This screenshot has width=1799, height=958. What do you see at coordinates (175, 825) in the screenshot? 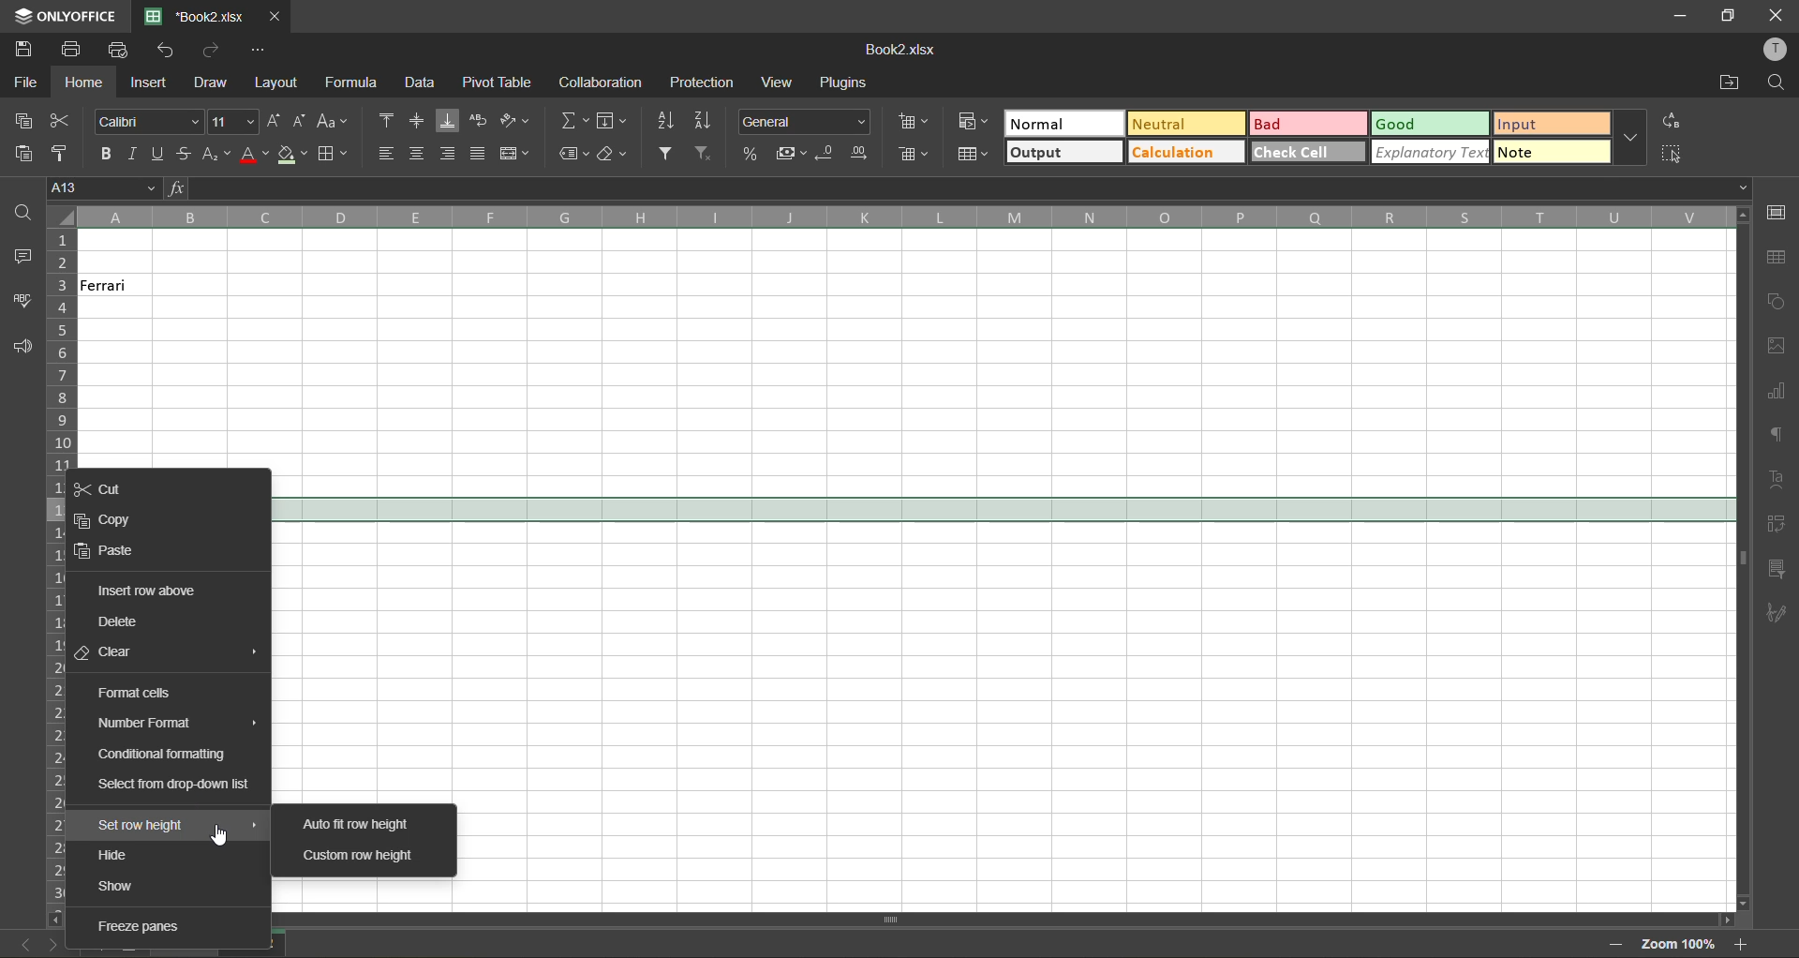
I see `set row height` at bounding box center [175, 825].